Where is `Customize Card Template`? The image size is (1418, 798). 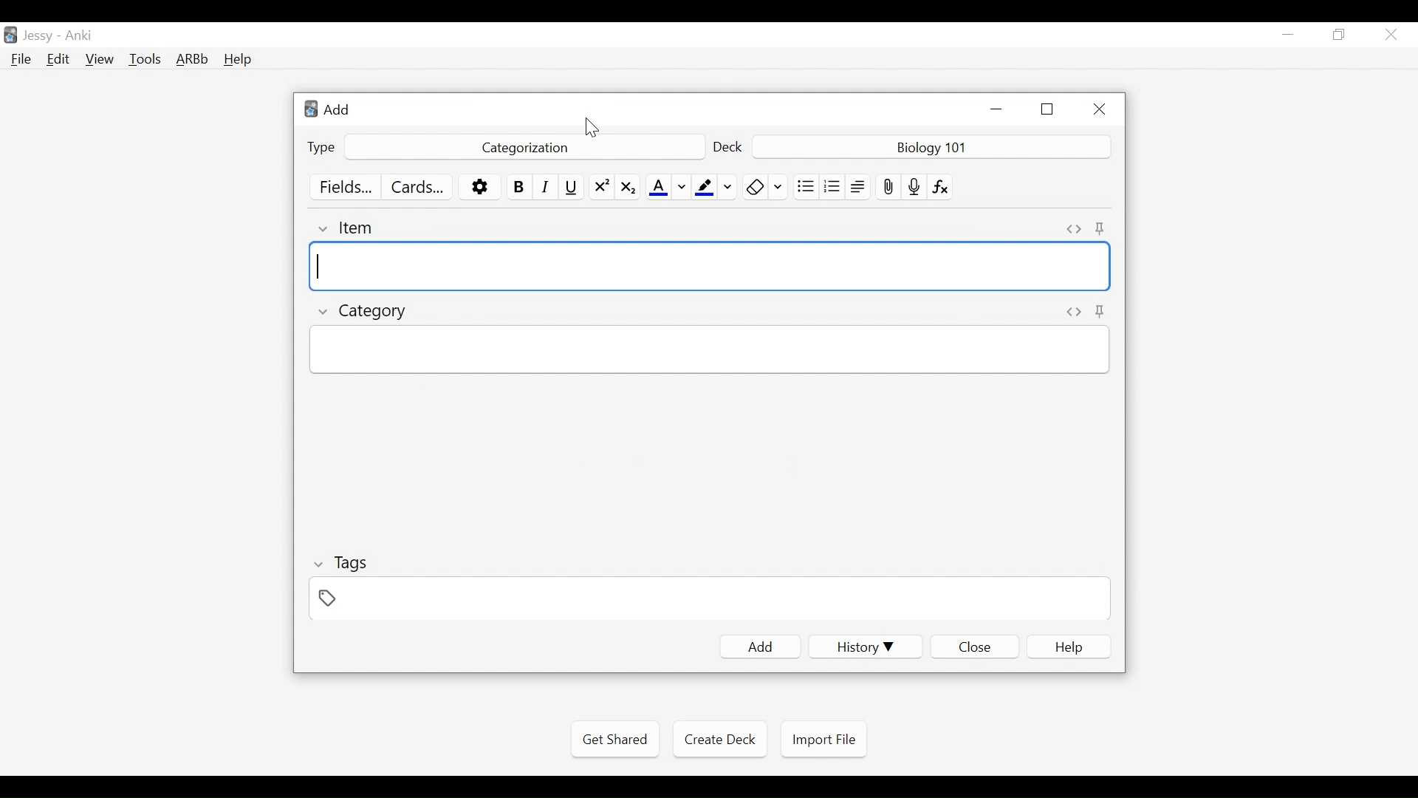
Customize Card Template is located at coordinates (416, 188).